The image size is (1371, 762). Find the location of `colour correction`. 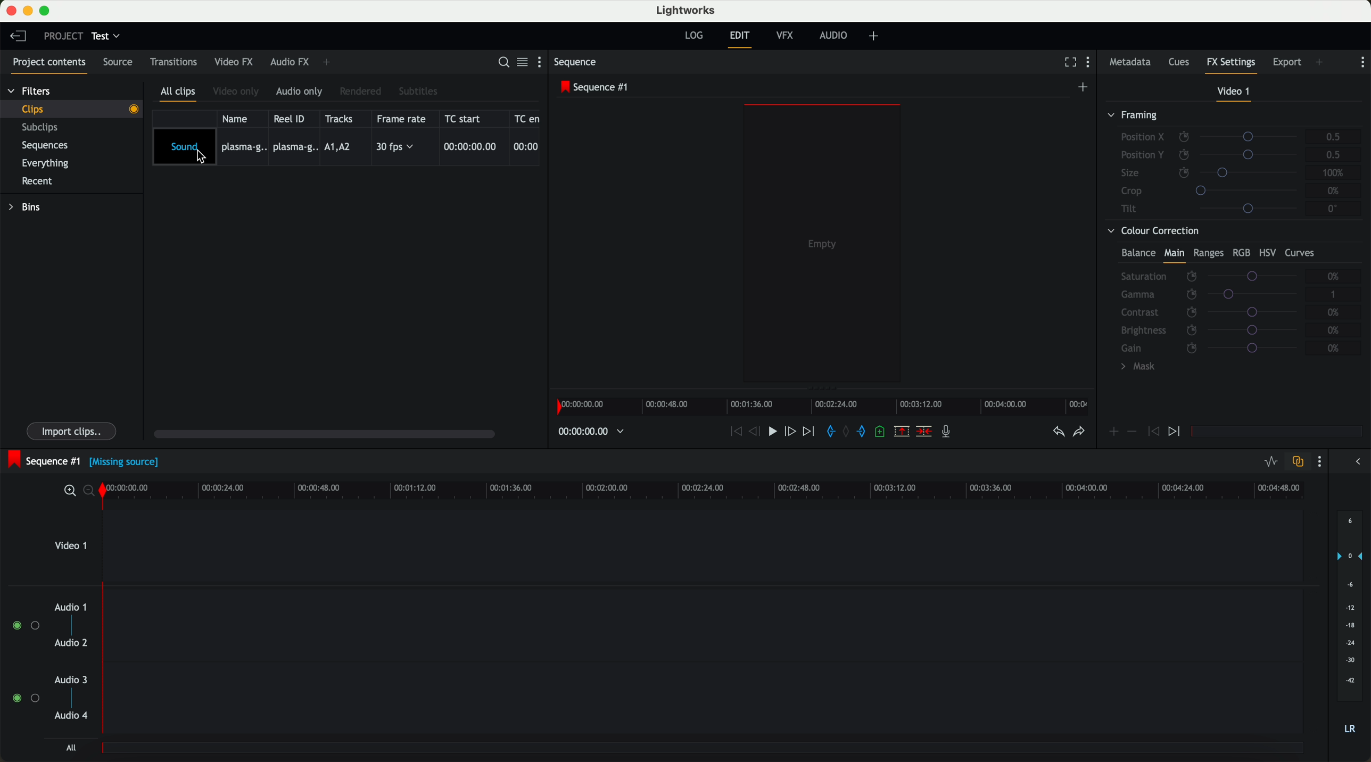

colour correction is located at coordinates (1229, 302).